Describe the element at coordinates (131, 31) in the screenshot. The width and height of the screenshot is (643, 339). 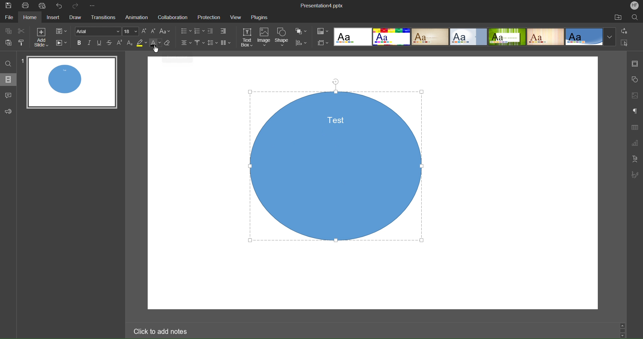
I see `Font size` at that location.